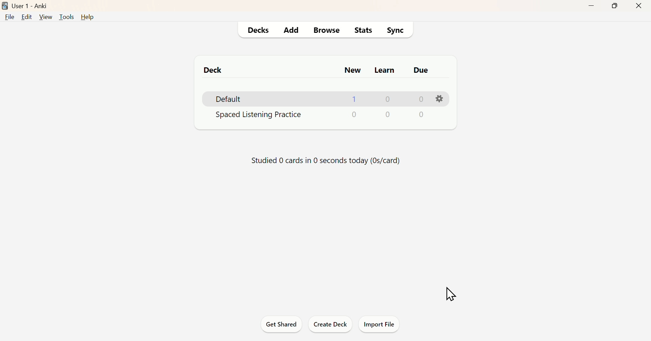 This screenshot has height=341, width=651. Describe the element at coordinates (258, 30) in the screenshot. I see `Decks` at that location.